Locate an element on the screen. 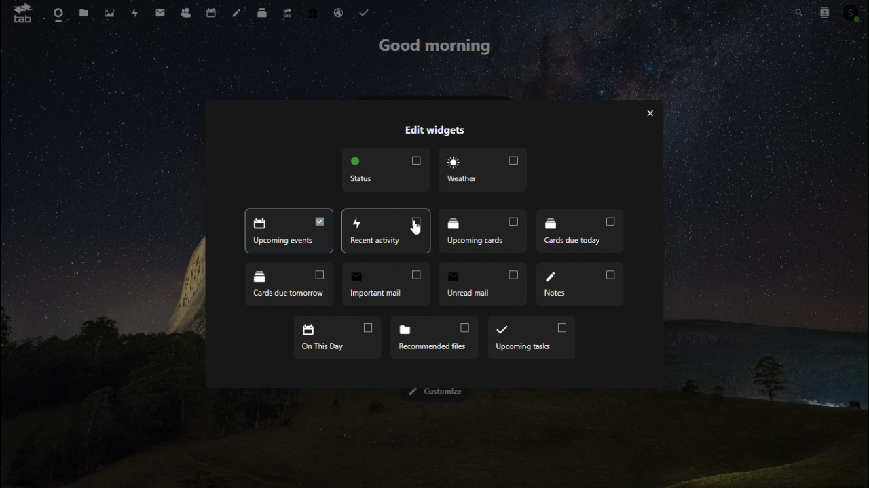 This screenshot has height=488, width=869. unread email is located at coordinates (483, 284).